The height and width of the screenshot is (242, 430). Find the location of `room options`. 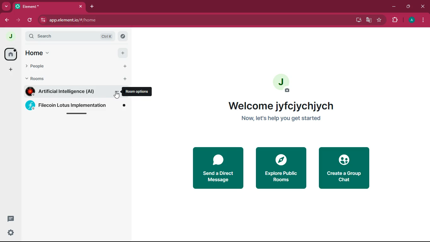

room options is located at coordinates (137, 92).